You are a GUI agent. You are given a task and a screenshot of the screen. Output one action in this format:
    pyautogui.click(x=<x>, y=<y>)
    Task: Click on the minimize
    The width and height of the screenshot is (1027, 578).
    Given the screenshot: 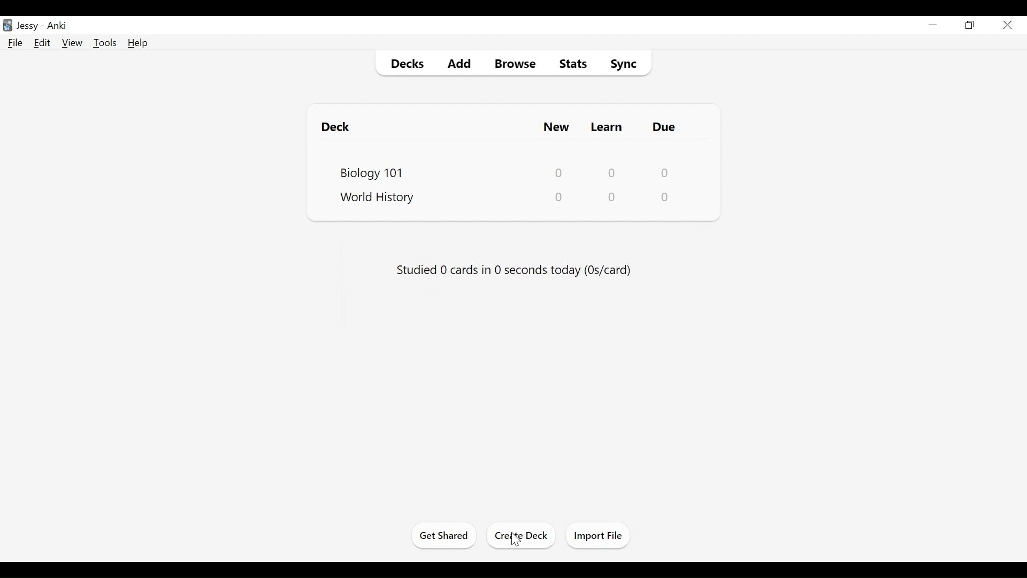 What is the action you would take?
    pyautogui.click(x=933, y=24)
    